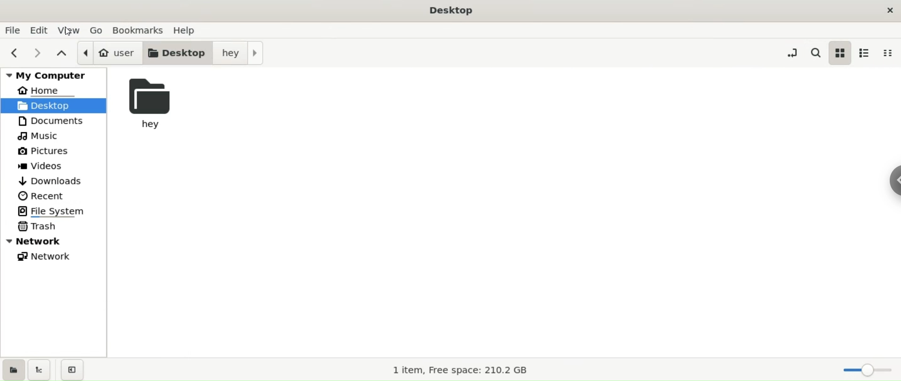 The image size is (901, 381). What do you see at coordinates (60, 122) in the screenshot?
I see `documents` at bounding box center [60, 122].